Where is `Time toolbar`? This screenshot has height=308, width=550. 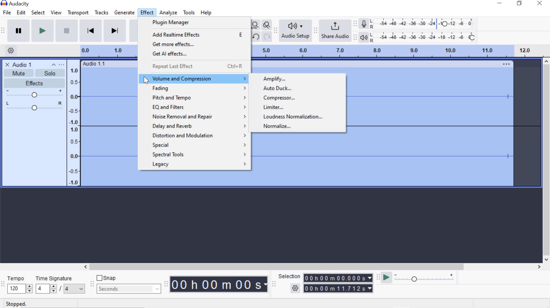
Time toolbar is located at coordinates (167, 284).